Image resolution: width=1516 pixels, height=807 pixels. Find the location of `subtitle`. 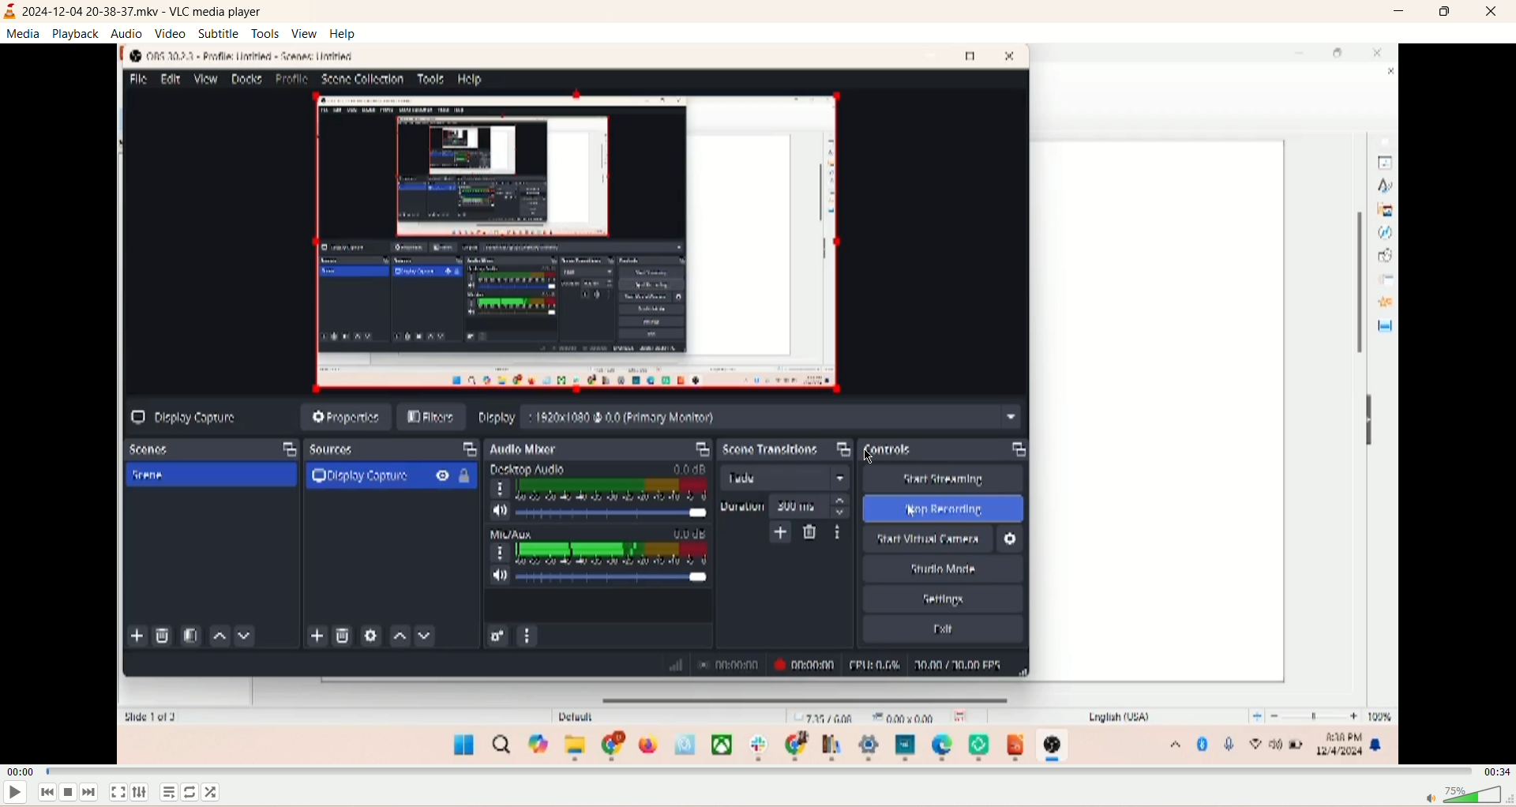

subtitle is located at coordinates (219, 33).